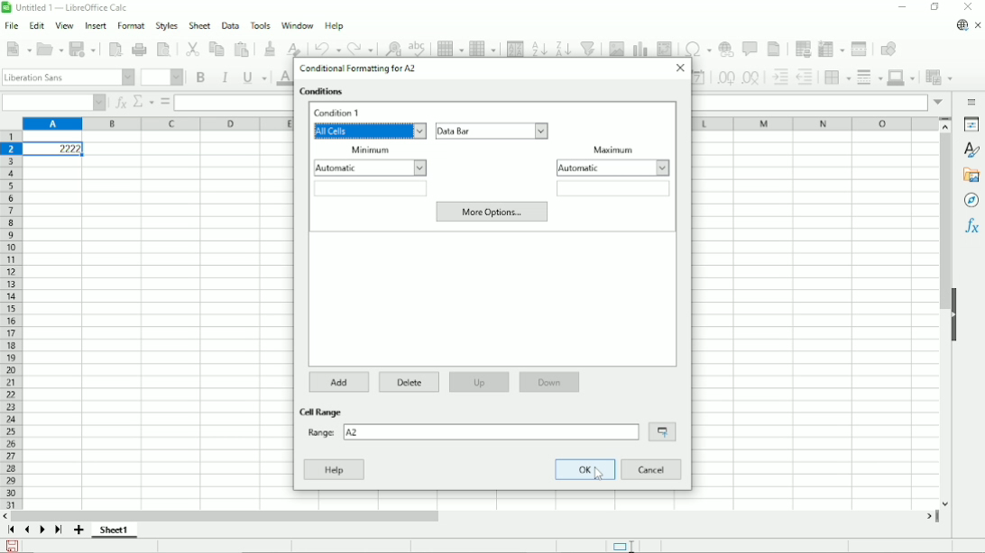  What do you see at coordinates (539, 48) in the screenshot?
I see `Sort ascending` at bounding box center [539, 48].